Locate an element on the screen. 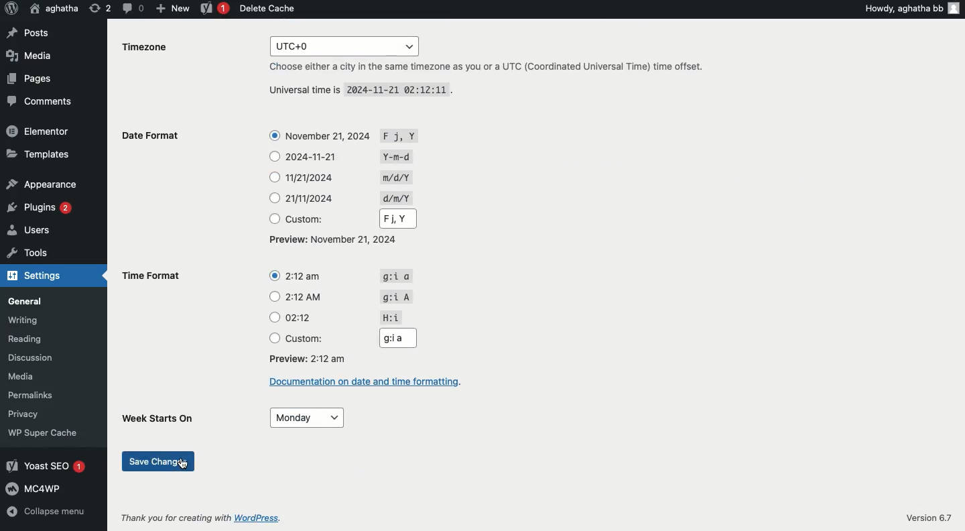 This screenshot has width=965, height=531. Week starts on is located at coordinates (161, 418).